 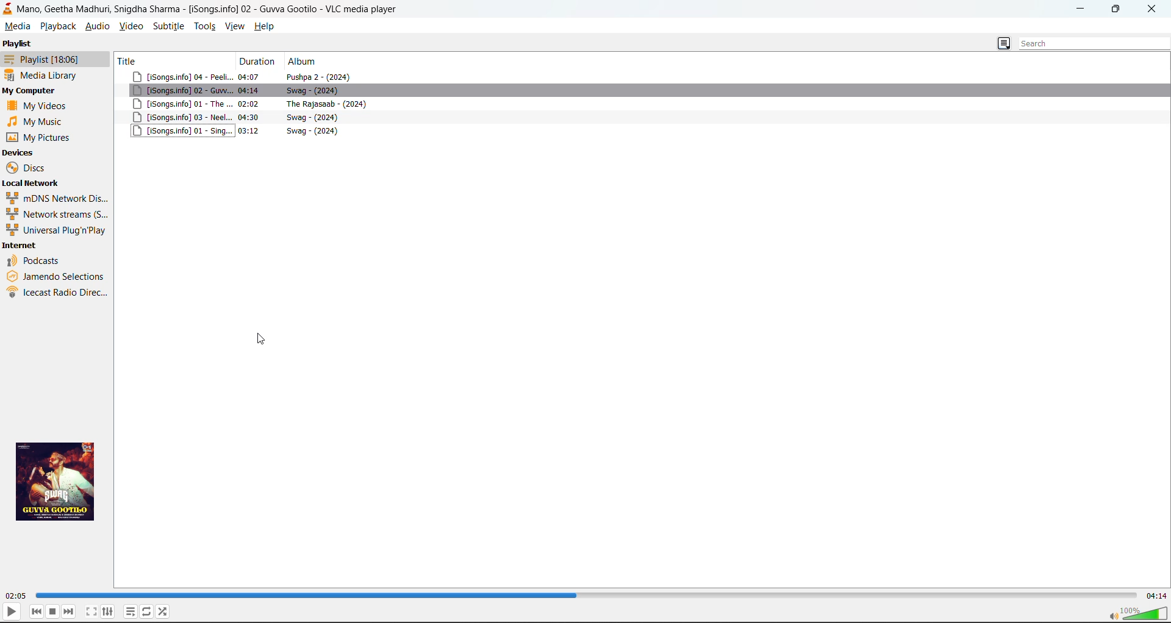 What do you see at coordinates (109, 611) in the screenshot?
I see `settings` at bounding box center [109, 611].